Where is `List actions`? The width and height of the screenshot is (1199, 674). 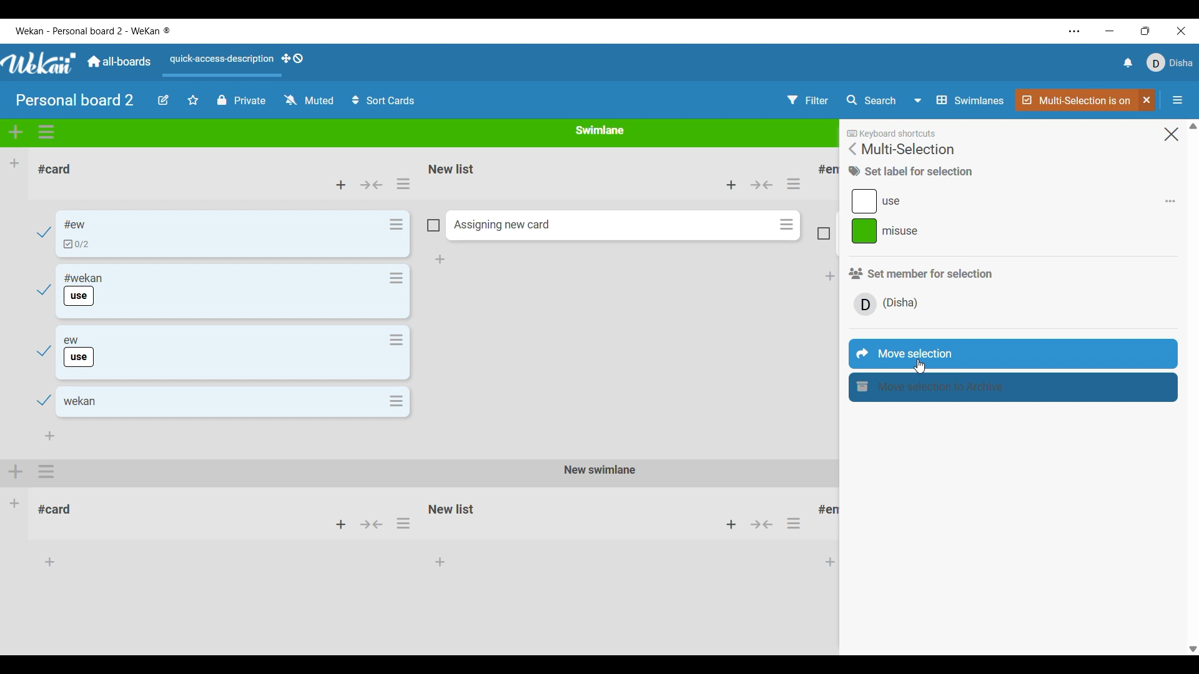 List actions is located at coordinates (794, 183).